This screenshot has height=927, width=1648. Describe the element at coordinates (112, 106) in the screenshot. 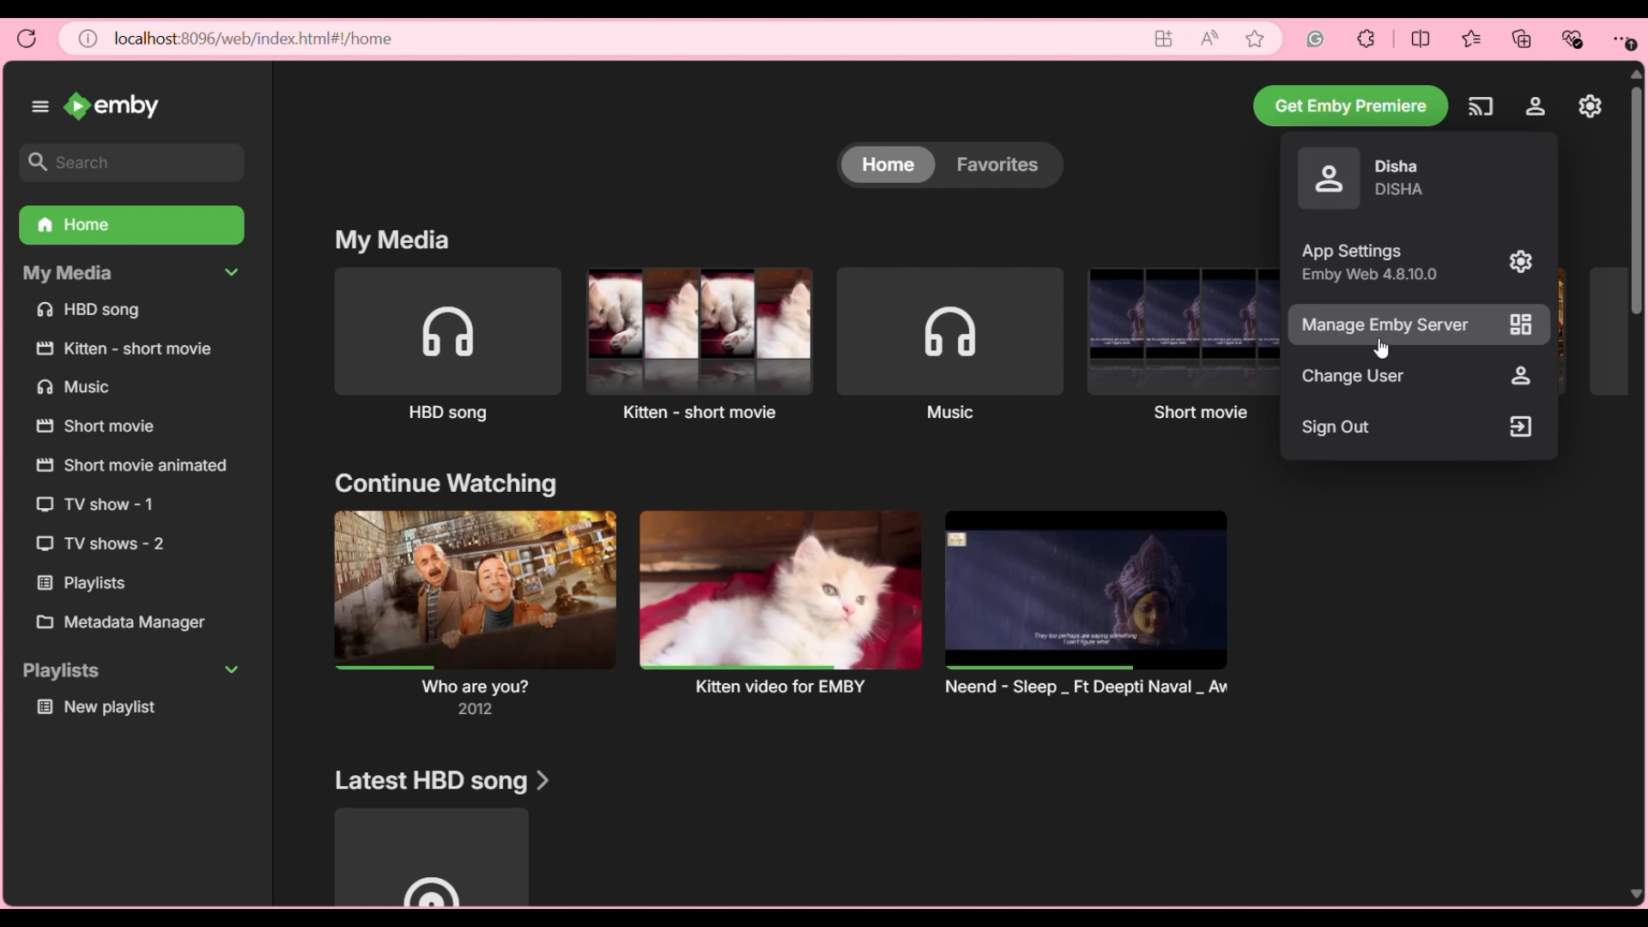

I see `emby` at that location.